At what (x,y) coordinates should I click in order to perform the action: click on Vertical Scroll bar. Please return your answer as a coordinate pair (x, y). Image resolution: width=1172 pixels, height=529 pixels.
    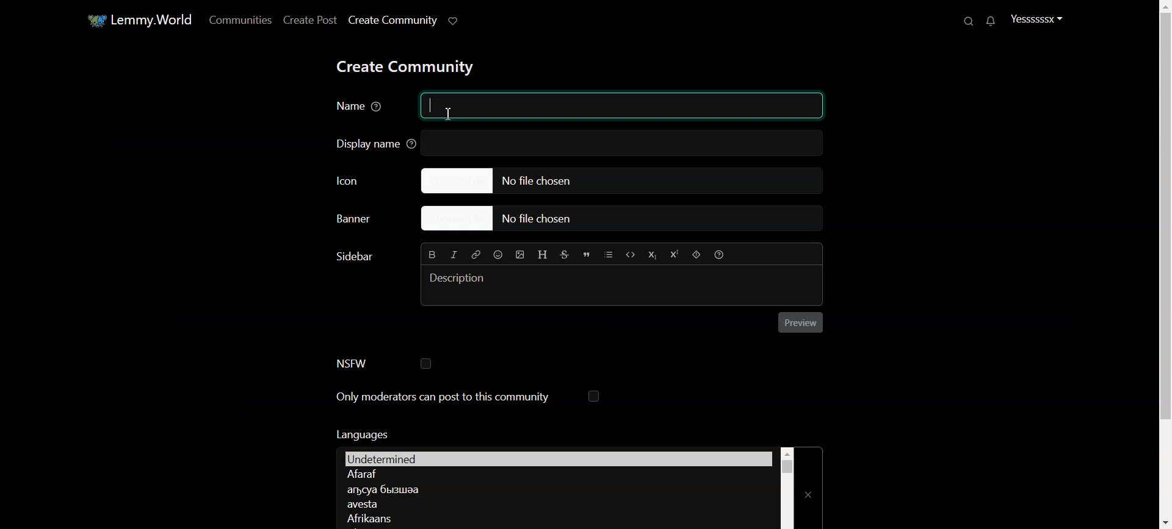
    Looking at the image, I should click on (1162, 264).